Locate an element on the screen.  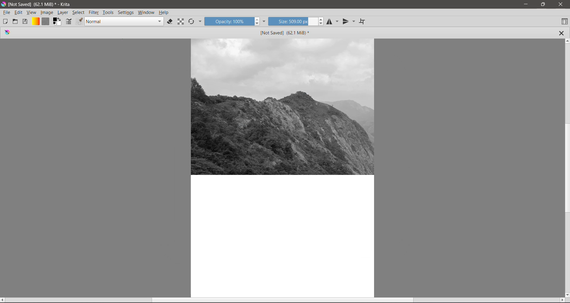
File is located at coordinates (7, 12).